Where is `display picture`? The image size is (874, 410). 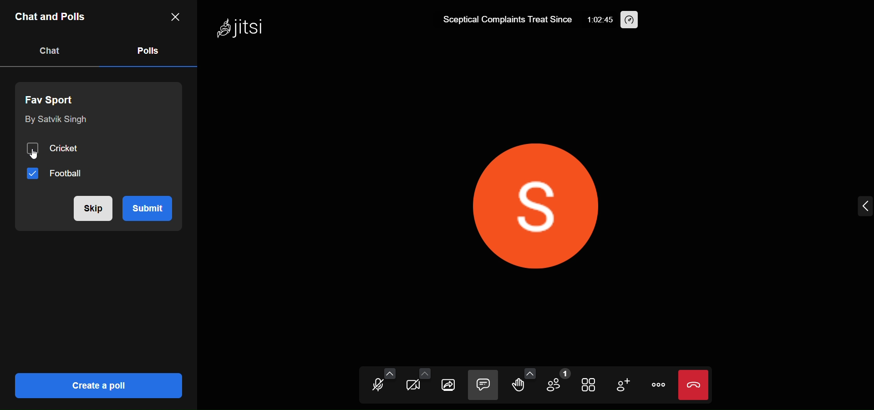 display picture is located at coordinates (544, 200).